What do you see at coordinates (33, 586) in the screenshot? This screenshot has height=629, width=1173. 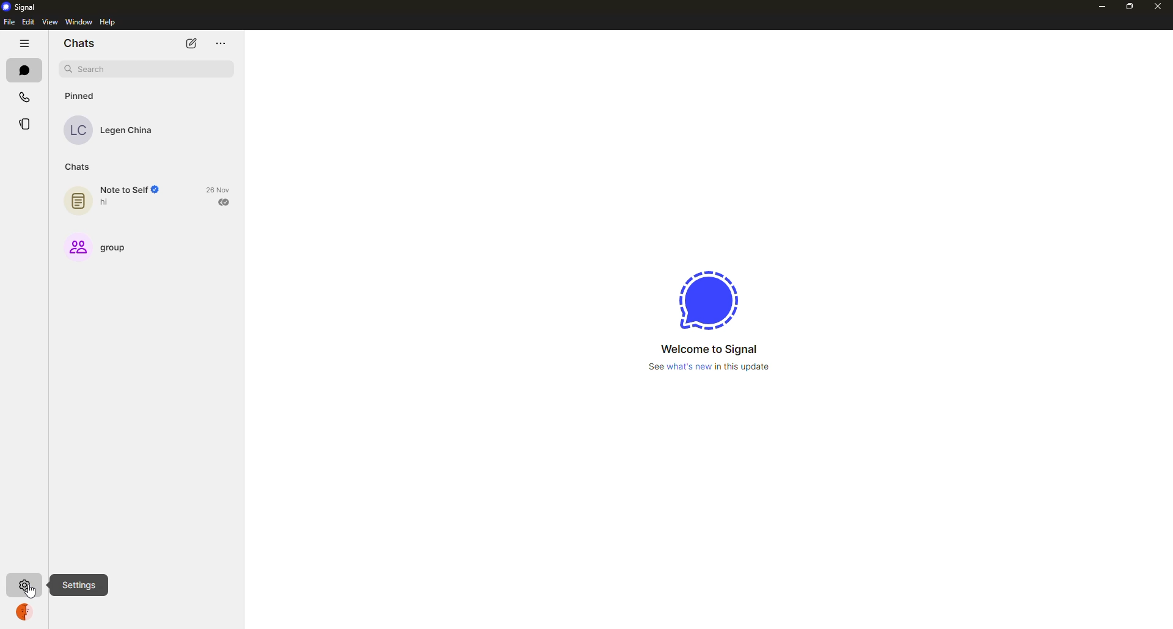 I see `cursor` at bounding box center [33, 586].